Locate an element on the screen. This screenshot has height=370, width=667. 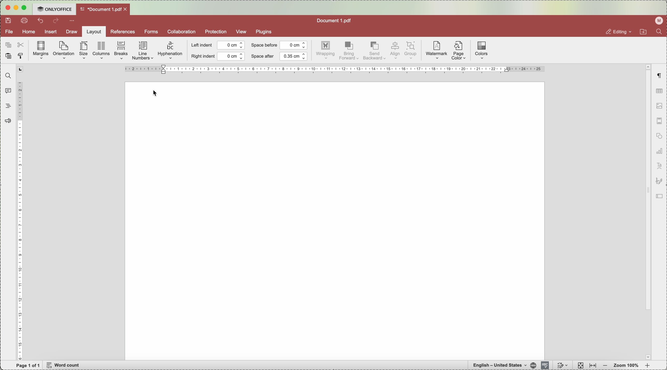
redo is located at coordinates (56, 21).